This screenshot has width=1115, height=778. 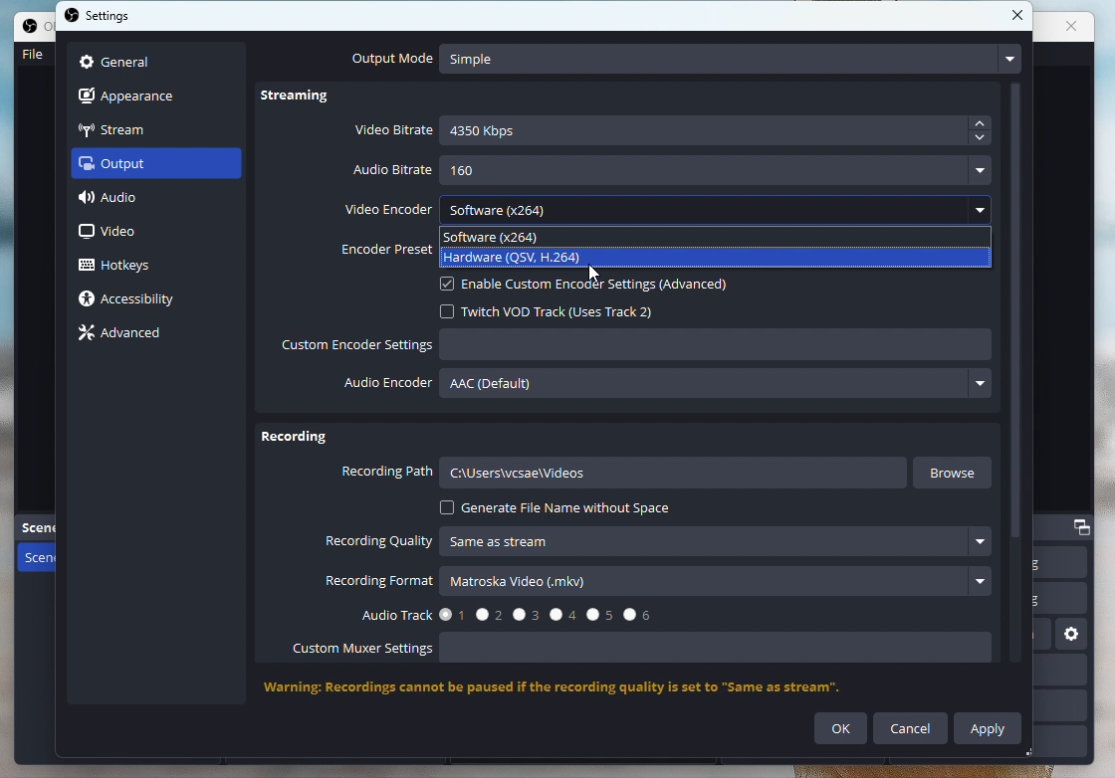 What do you see at coordinates (658, 583) in the screenshot?
I see `Recording Format` at bounding box center [658, 583].